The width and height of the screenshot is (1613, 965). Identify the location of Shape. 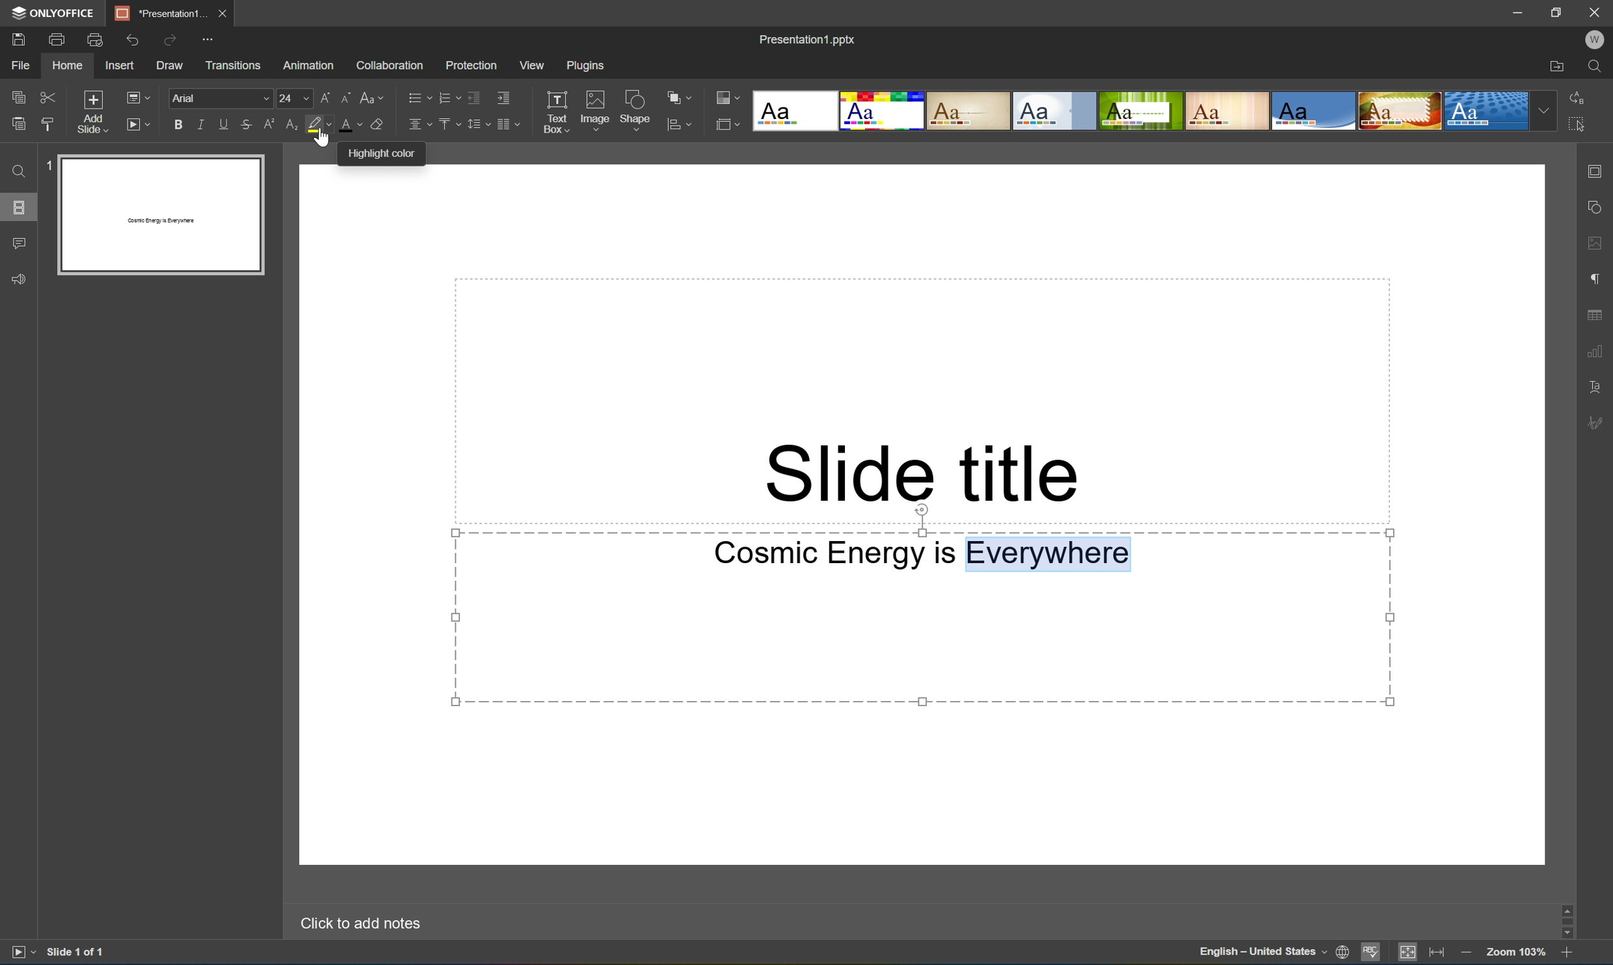
(635, 109).